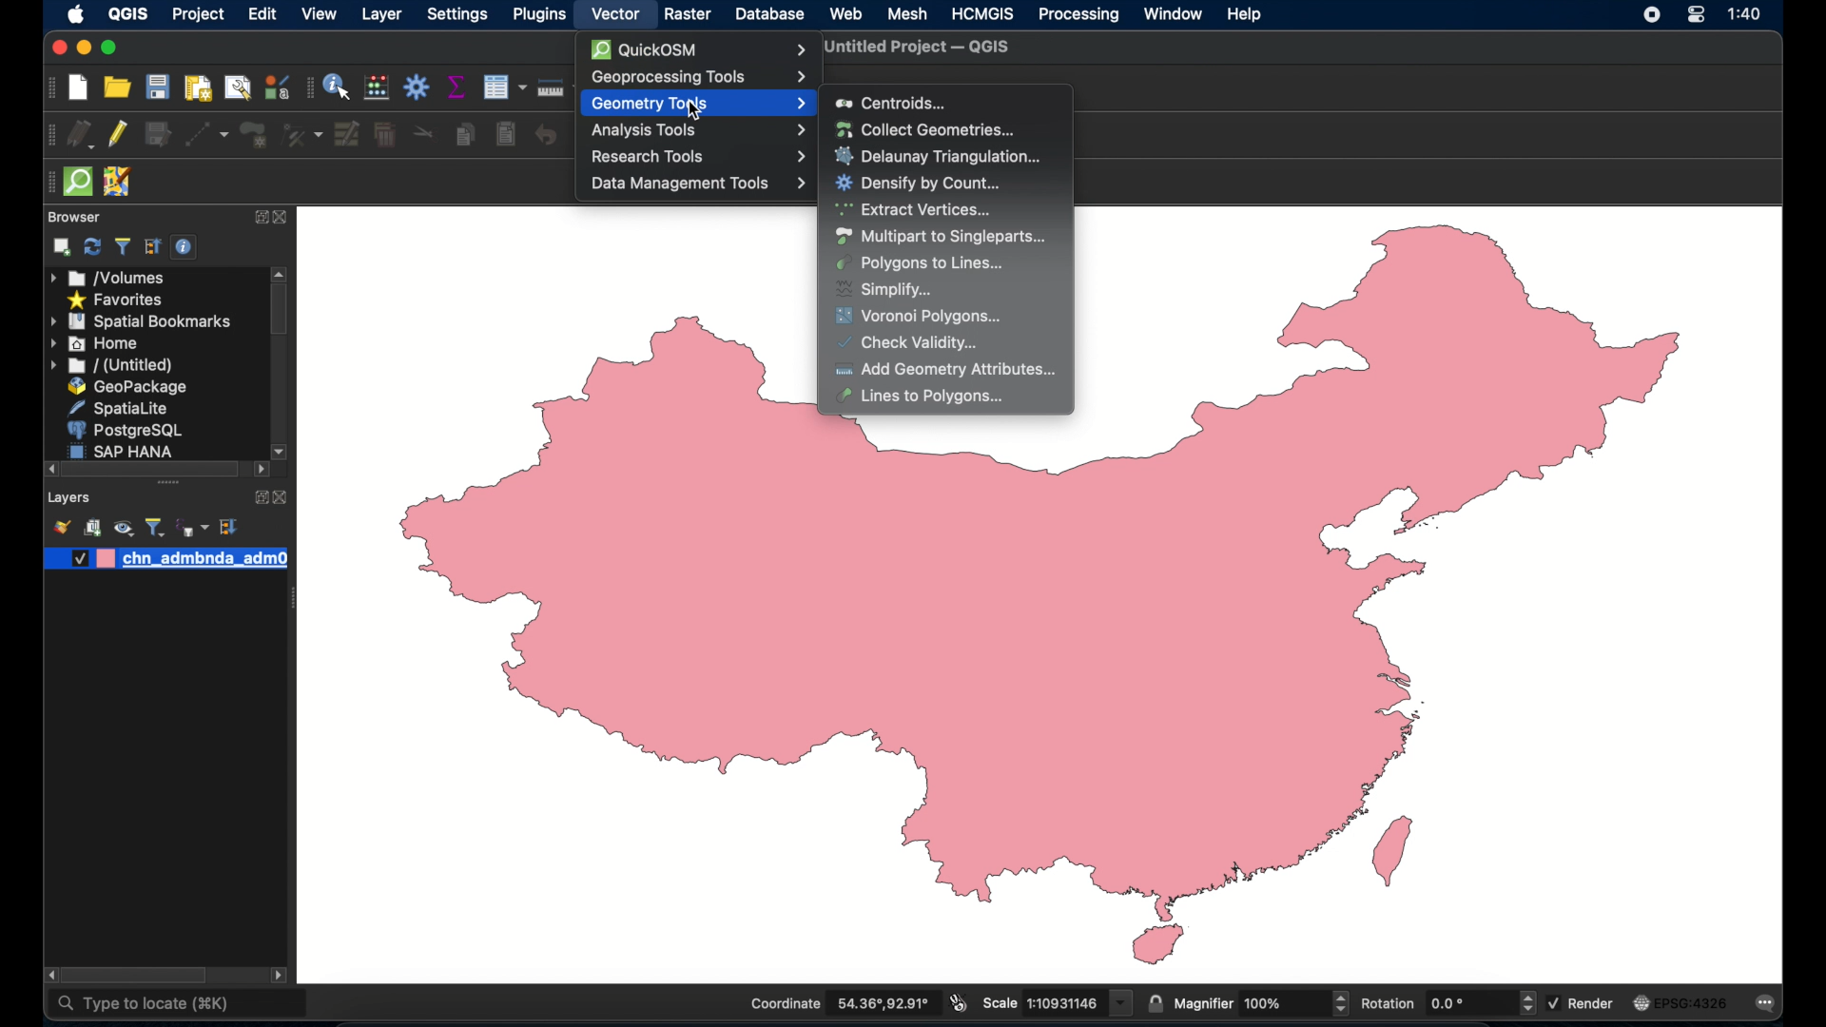  What do you see at coordinates (458, 16) in the screenshot?
I see `settings` at bounding box center [458, 16].